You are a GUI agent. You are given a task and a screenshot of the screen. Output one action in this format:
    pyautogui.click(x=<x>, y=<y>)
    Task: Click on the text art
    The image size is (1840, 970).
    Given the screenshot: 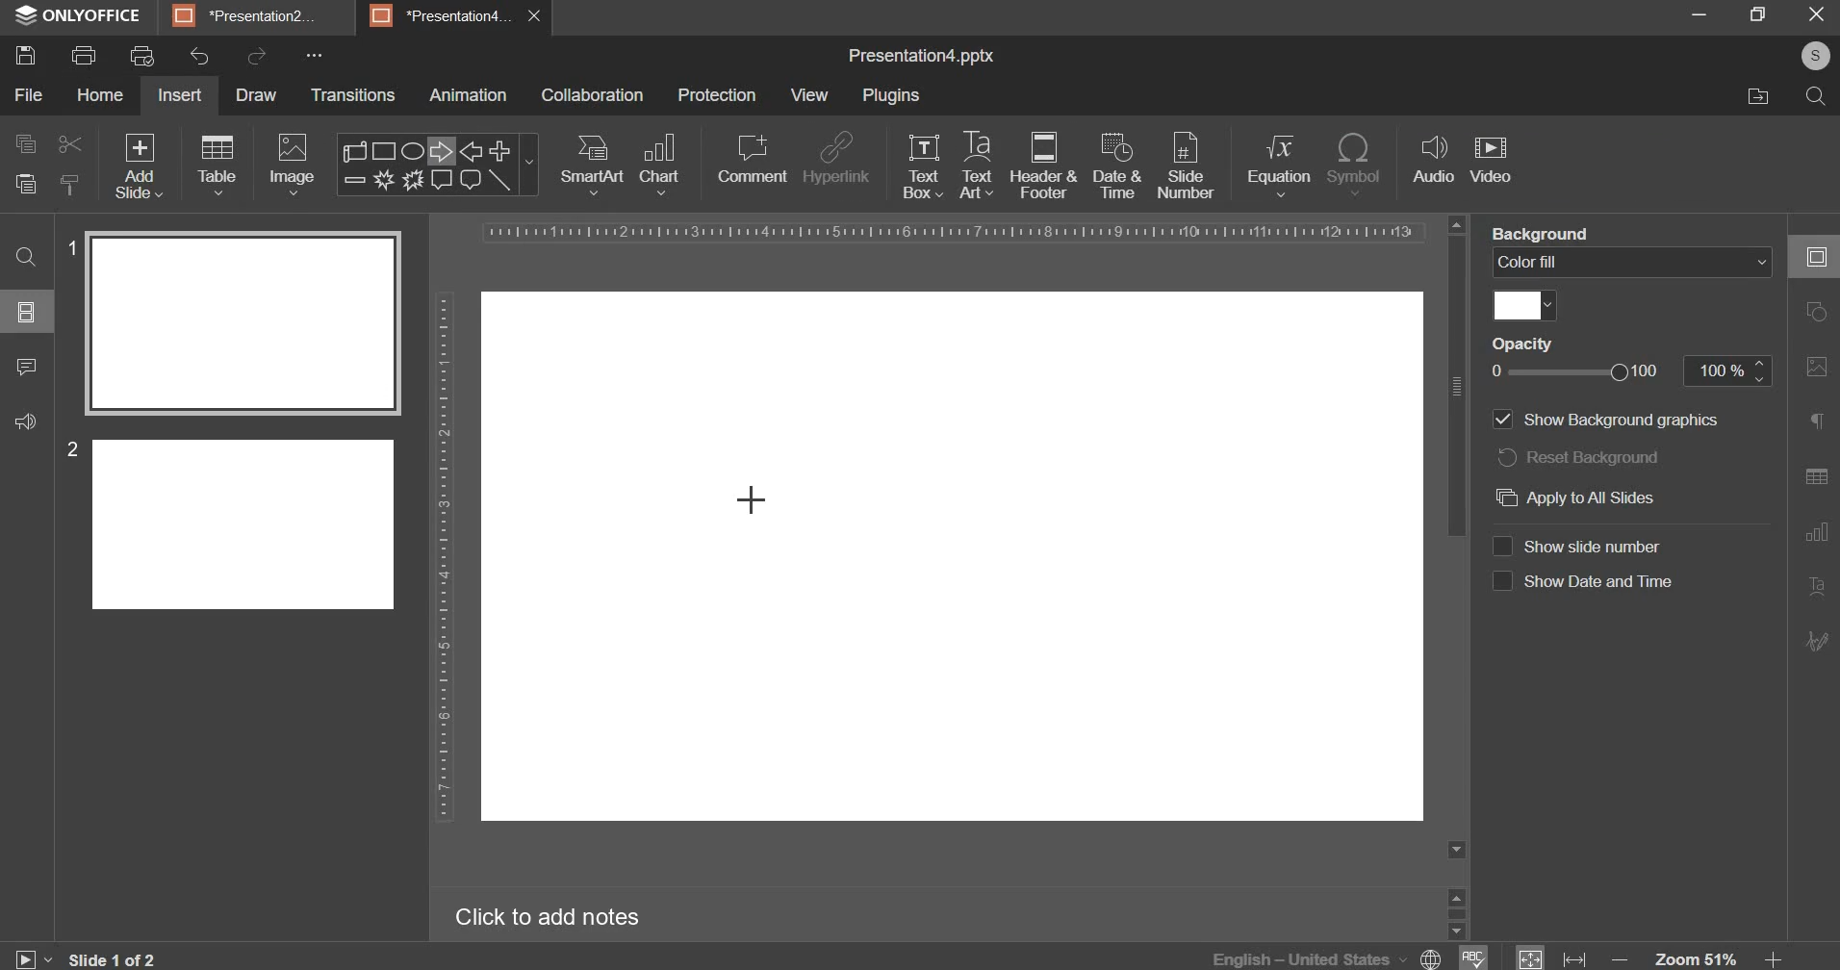 What is the action you would take?
    pyautogui.click(x=974, y=166)
    